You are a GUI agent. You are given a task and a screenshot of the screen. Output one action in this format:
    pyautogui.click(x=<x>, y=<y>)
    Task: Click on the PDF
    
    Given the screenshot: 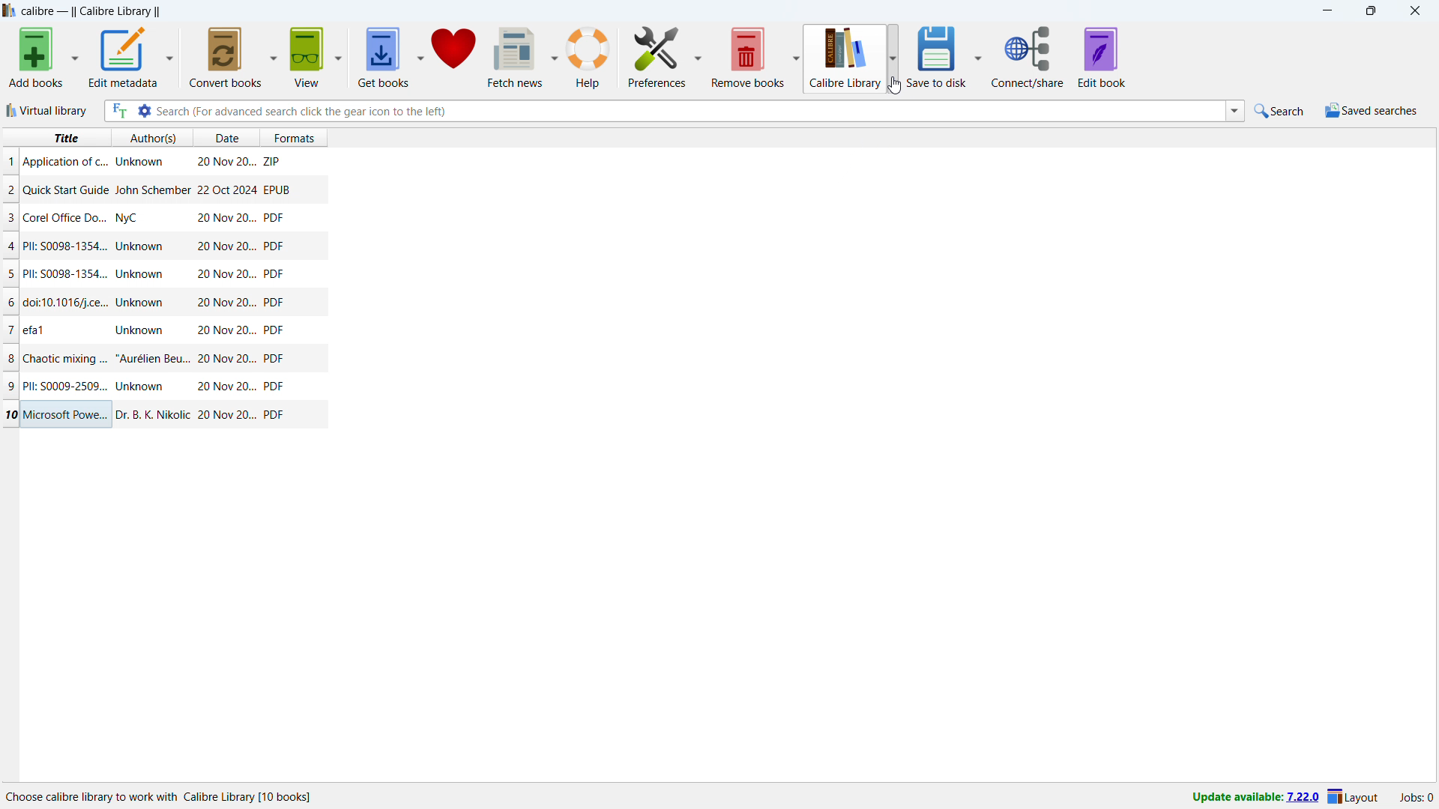 What is the action you would take?
    pyautogui.click(x=274, y=274)
    